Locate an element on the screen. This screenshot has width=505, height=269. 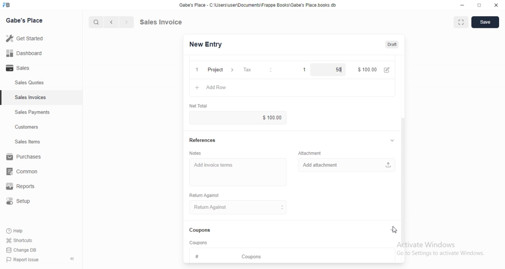
References is located at coordinates (203, 140).